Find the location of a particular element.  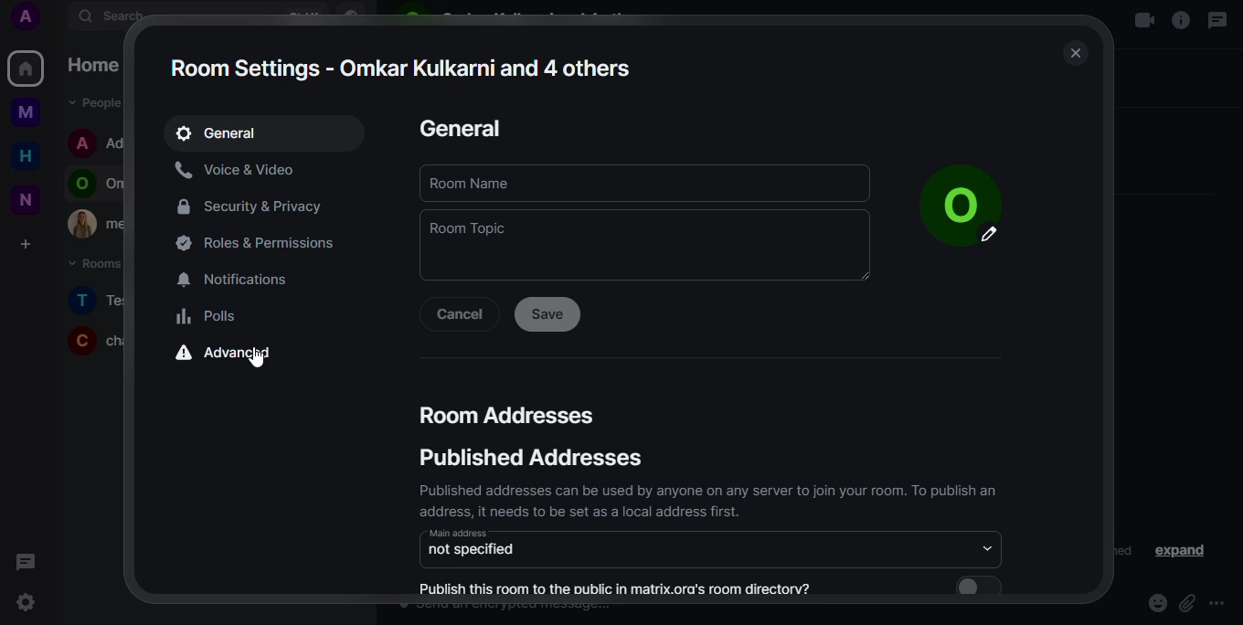

create space is located at coordinates (29, 244).